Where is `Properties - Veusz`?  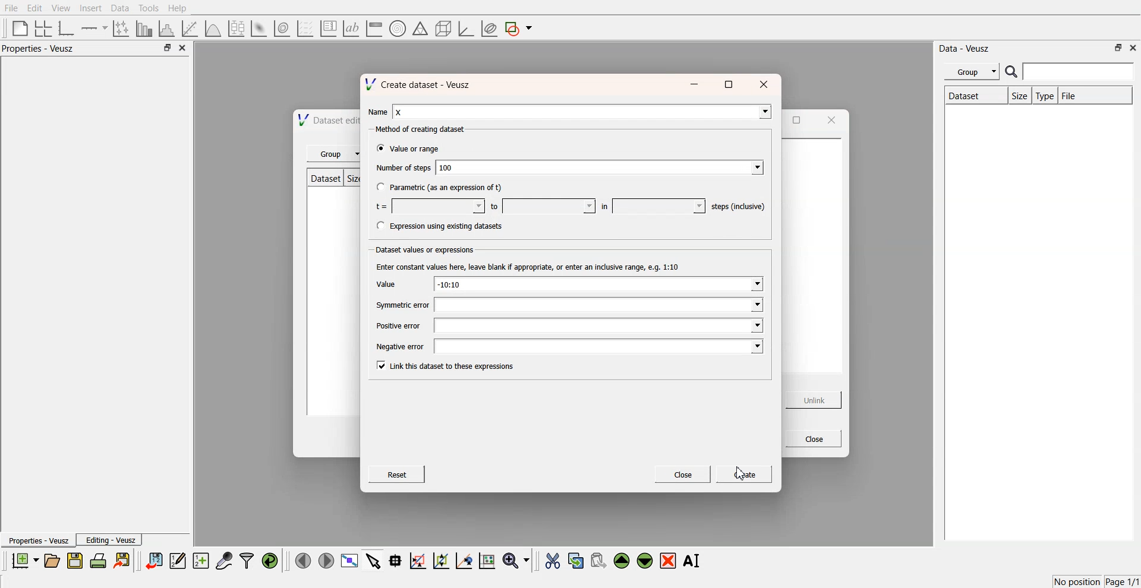
Properties - Veusz is located at coordinates (38, 541).